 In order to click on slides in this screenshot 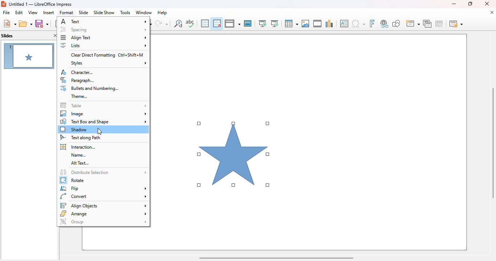, I will do `click(7, 36)`.